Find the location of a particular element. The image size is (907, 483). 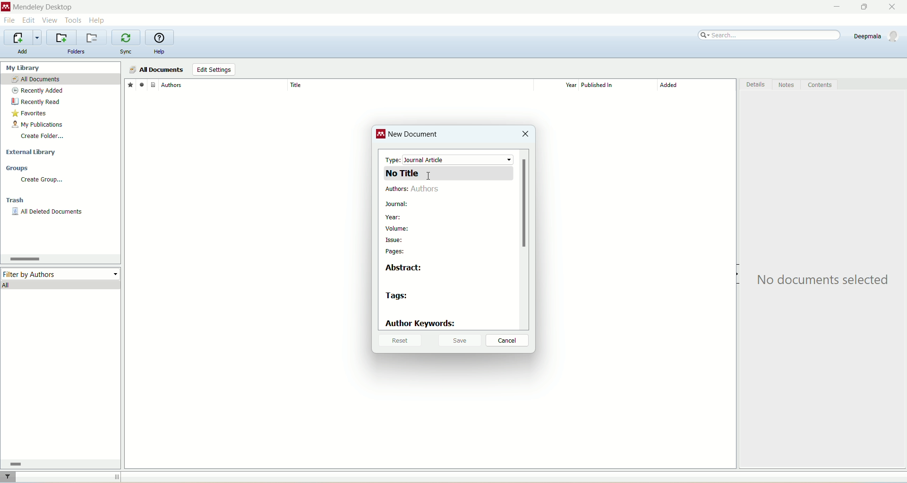

favorites is located at coordinates (30, 114).